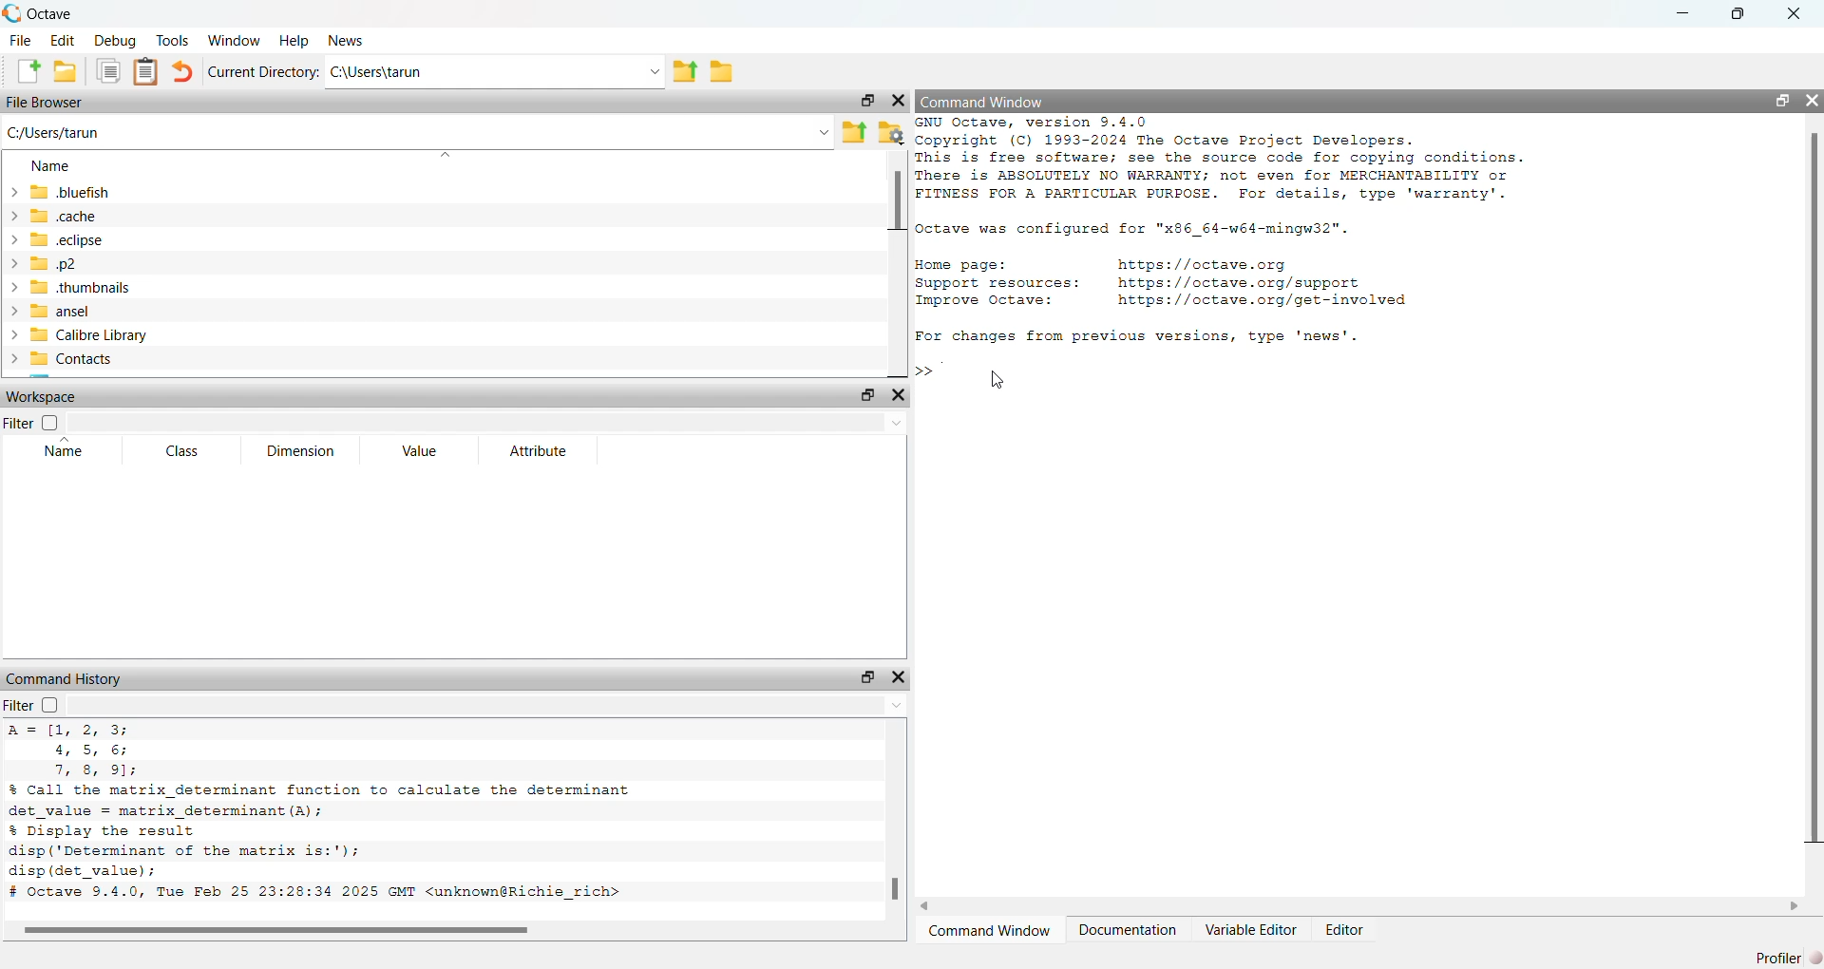  What do you see at coordinates (1360, 905) in the screenshot?
I see `scrollbar` at bounding box center [1360, 905].